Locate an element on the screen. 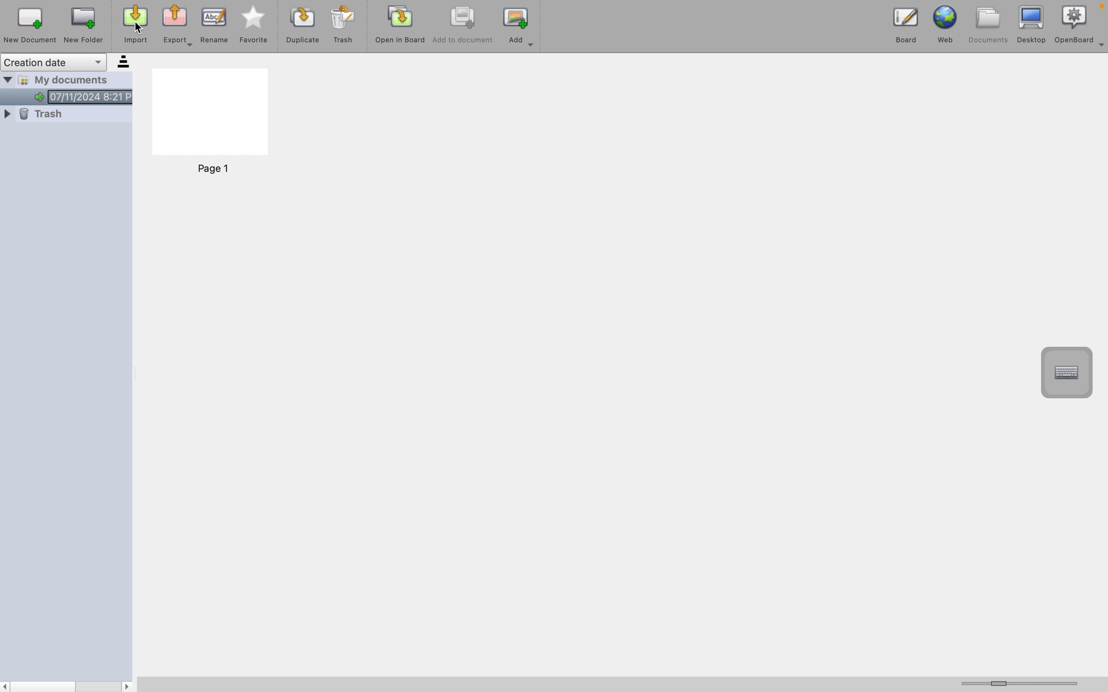 Image resolution: width=1108 pixels, height=692 pixels. more options is located at coordinates (1101, 51).